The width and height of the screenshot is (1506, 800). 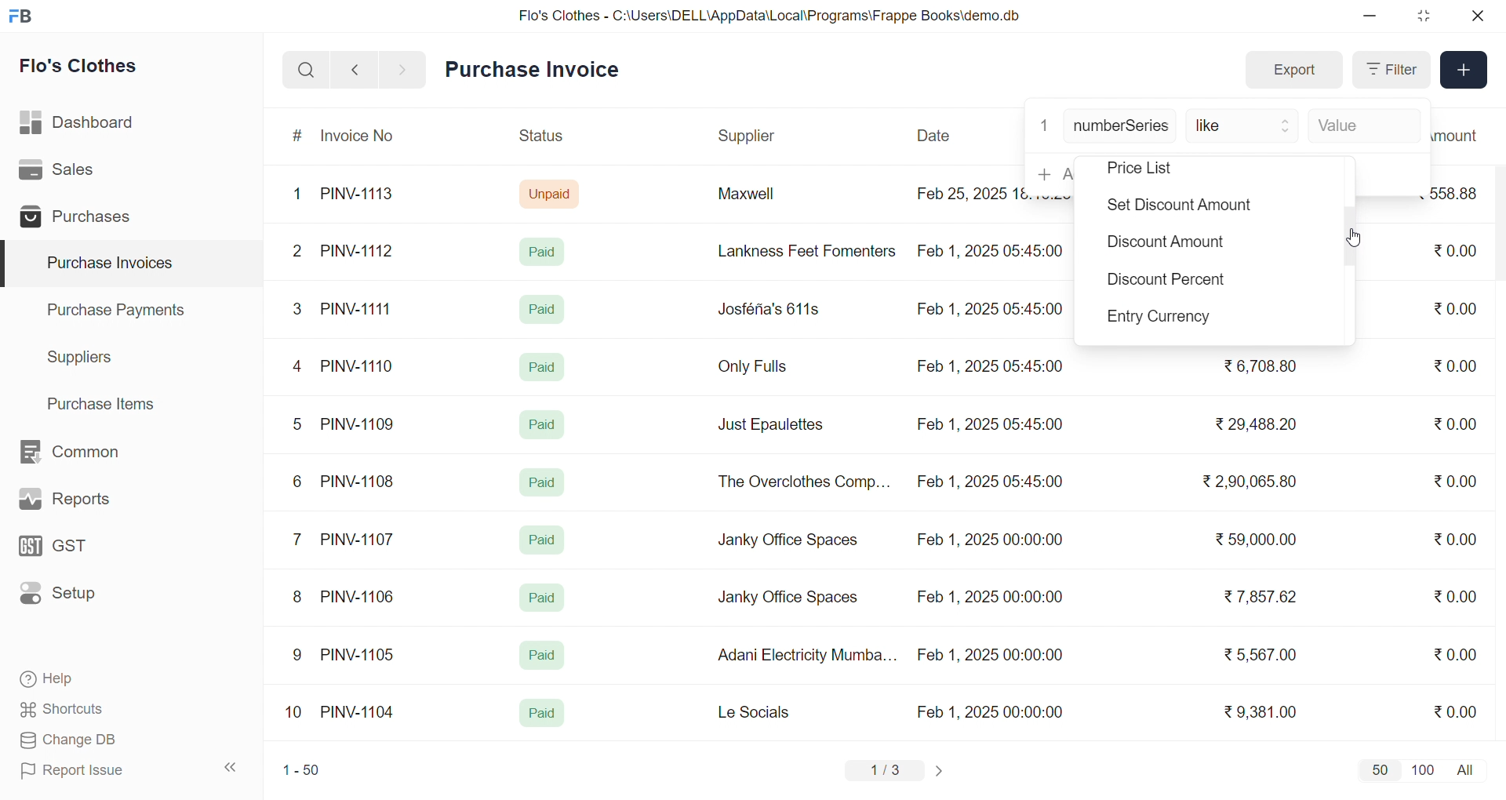 I want to click on Set Discount Amount, so click(x=1175, y=207).